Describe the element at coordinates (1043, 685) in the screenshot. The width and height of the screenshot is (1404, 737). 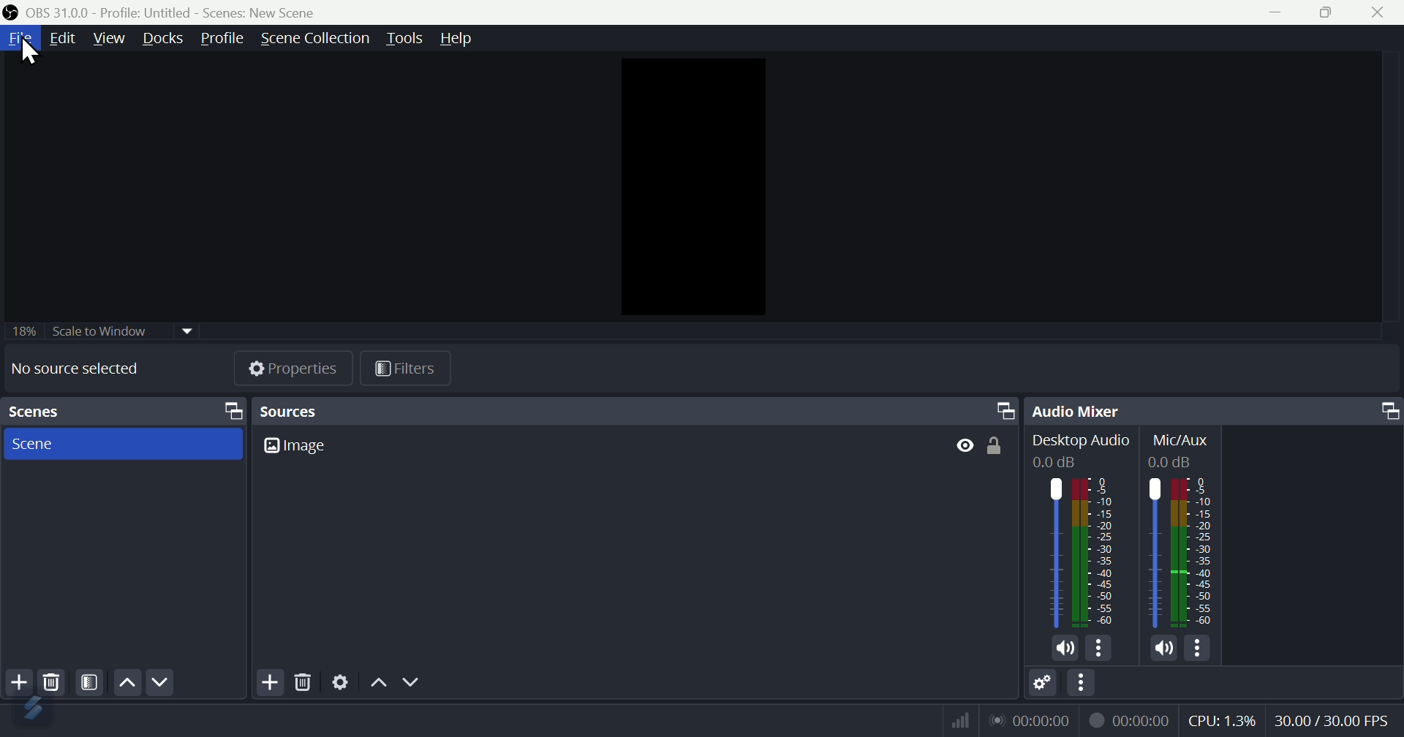
I see `Settings` at that location.